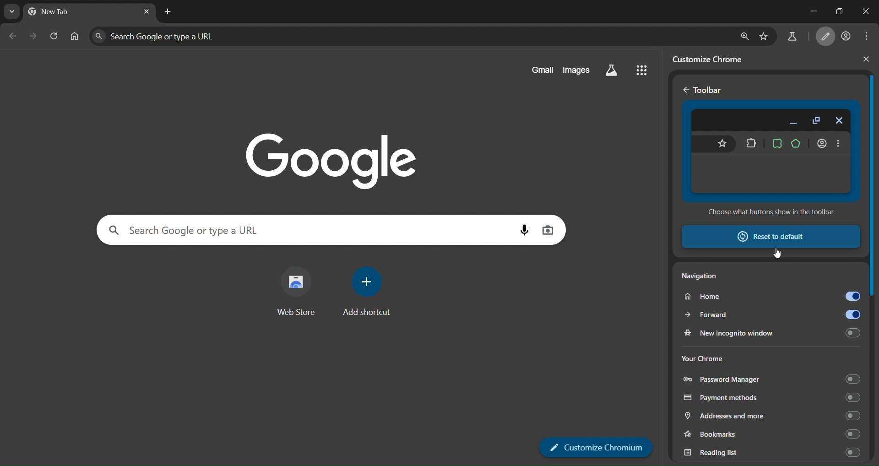 The height and width of the screenshot is (466, 879). I want to click on search labs, so click(611, 71).